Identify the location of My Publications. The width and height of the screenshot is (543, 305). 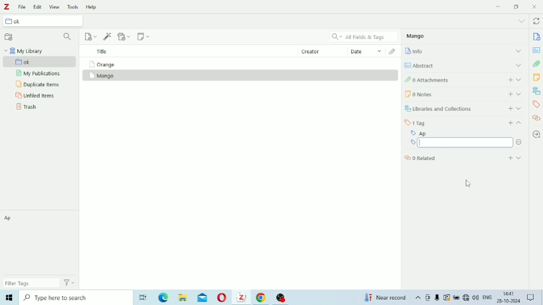
(39, 74).